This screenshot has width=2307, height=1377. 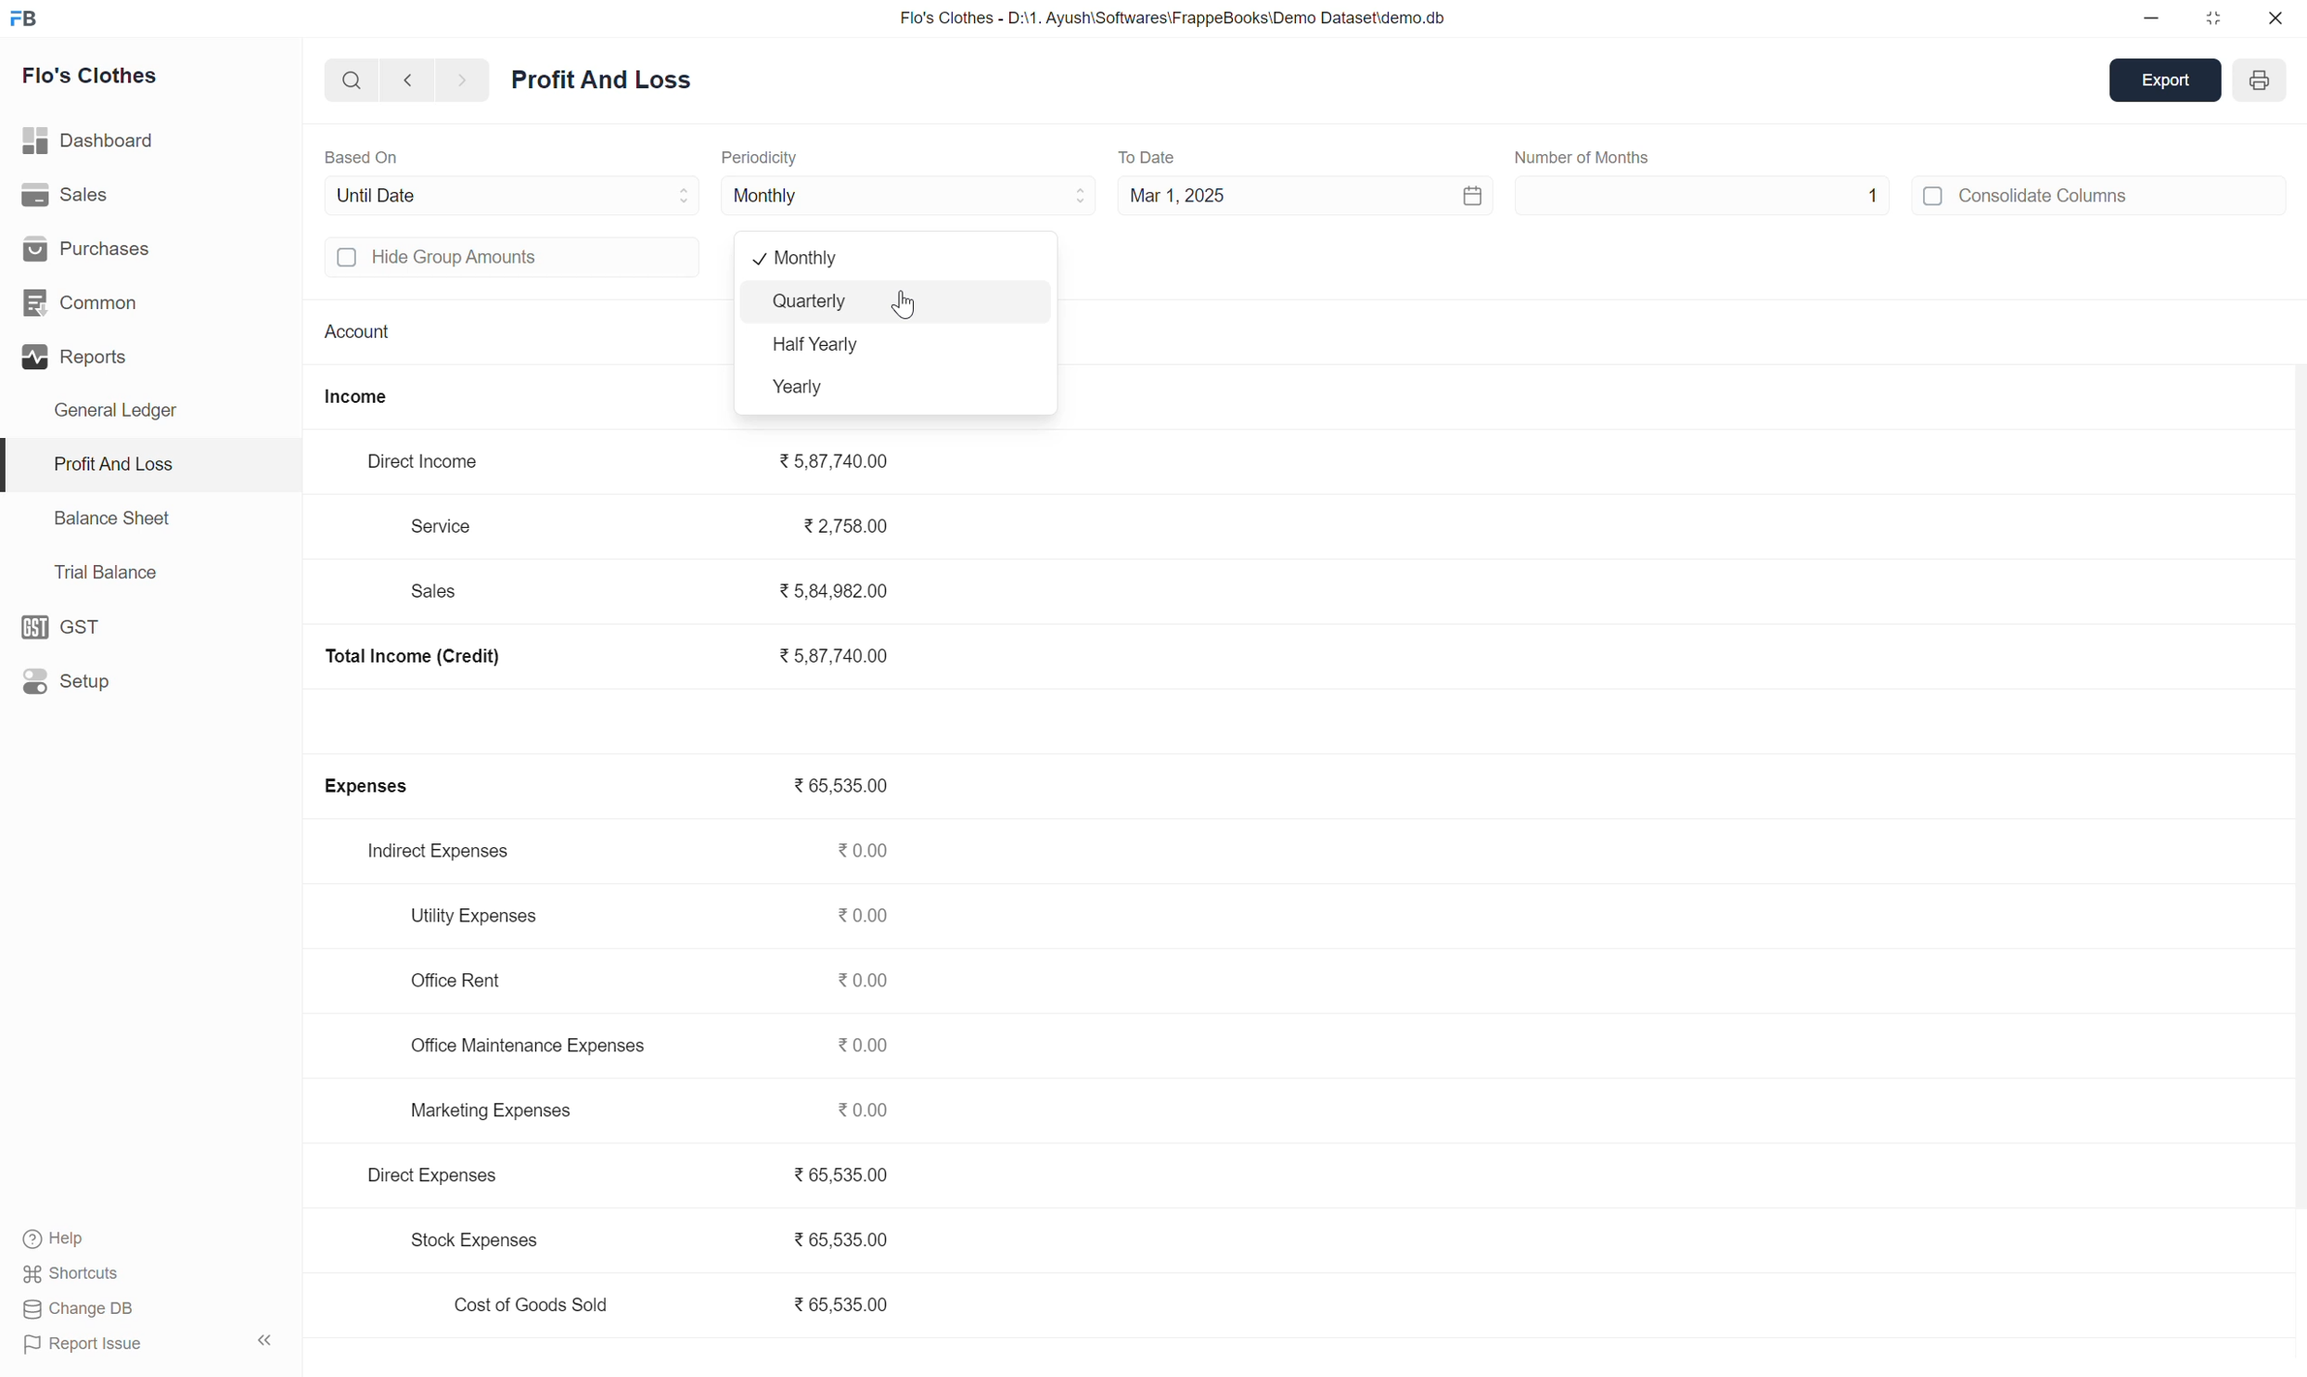 I want to click on Search bar, so click(x=339, y=84).